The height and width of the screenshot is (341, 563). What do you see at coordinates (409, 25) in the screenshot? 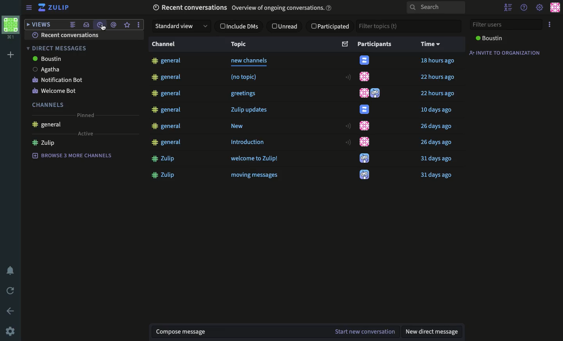
I see `filter topics` at bounding box center [409, 25].